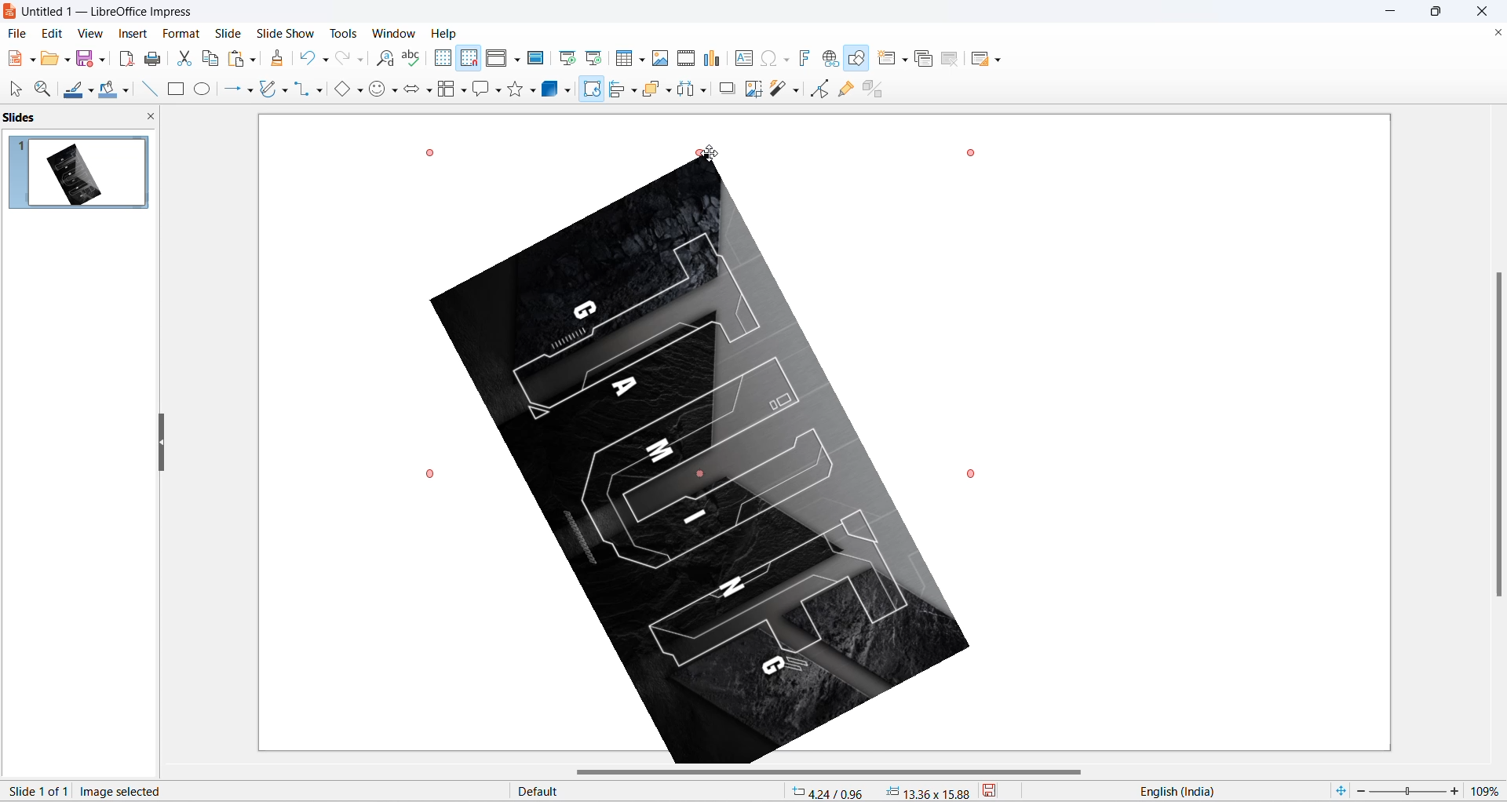  What do you see at coordinates (1392, 12) in the screenshot?
I see `minimize` at bounding box center [1392, 12].